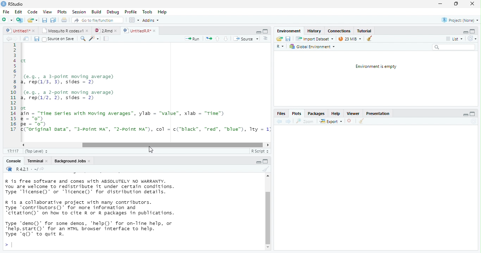 Image resolution: width=481 pixels, height=253 pixels. I want to click on search, so click(82, 39).